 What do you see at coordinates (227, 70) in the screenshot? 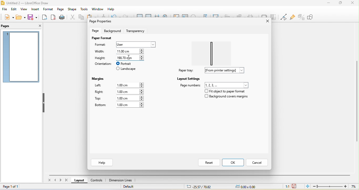
I see `from printer settings` at bounding box center [227, 70].